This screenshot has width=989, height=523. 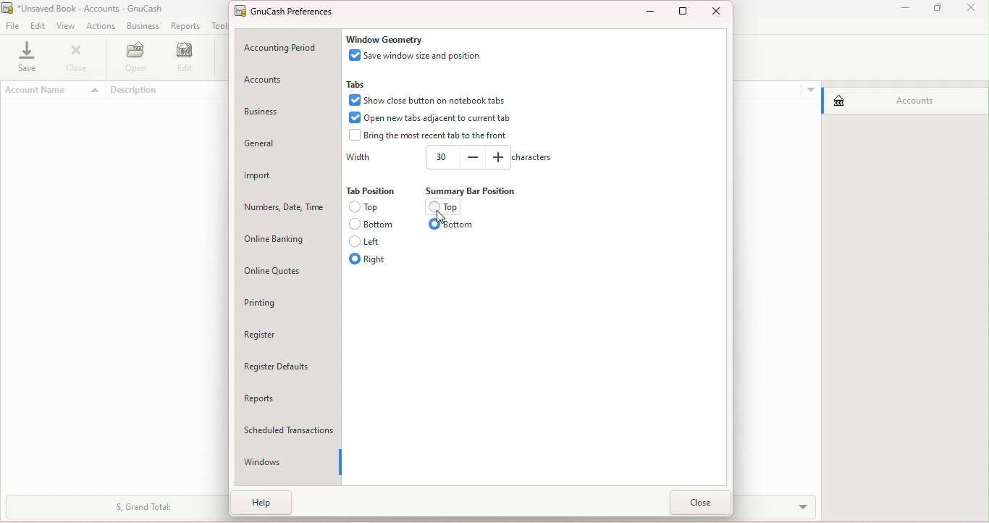 I want to click on Show close button on notebooks tab, so click(x=433, y=100).